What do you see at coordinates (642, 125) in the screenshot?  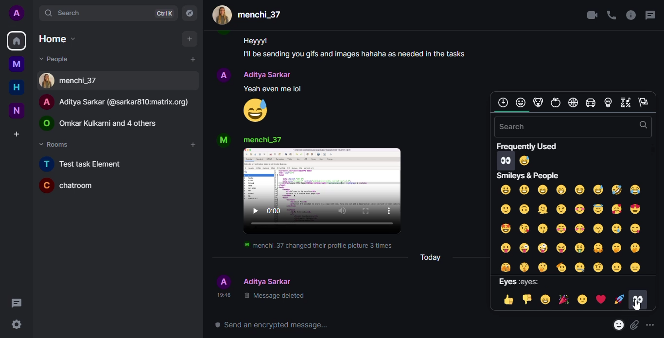 I see `search` at bounding box center [642, 125].